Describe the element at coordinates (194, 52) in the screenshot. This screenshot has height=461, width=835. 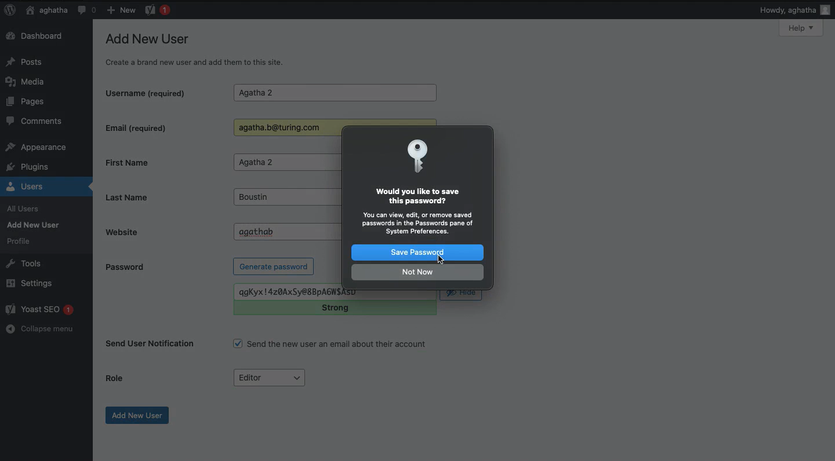
I see `Add New User Create a brand new user and add them to this site.` at that location.